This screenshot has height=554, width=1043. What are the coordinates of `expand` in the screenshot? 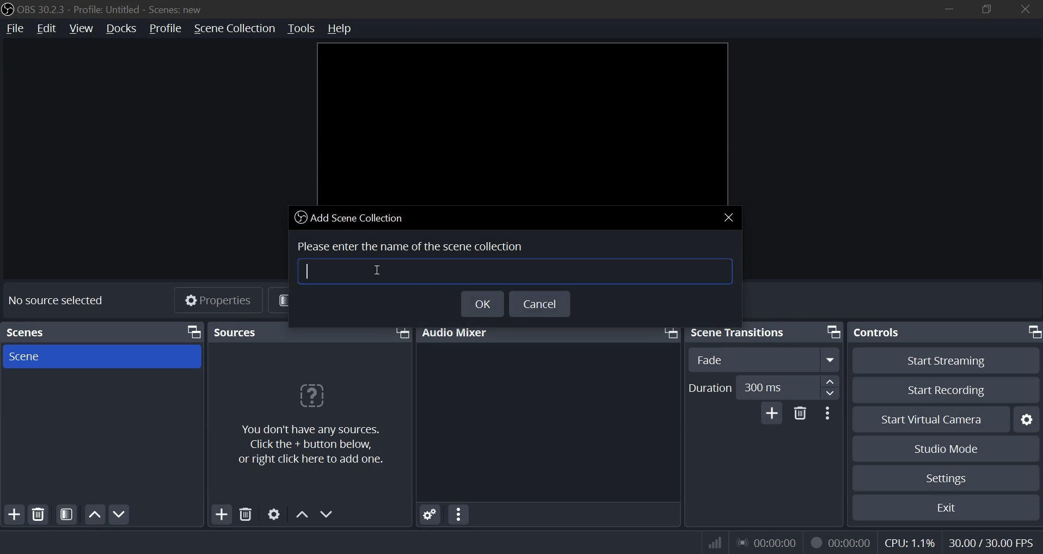 It's located at (831, 359).